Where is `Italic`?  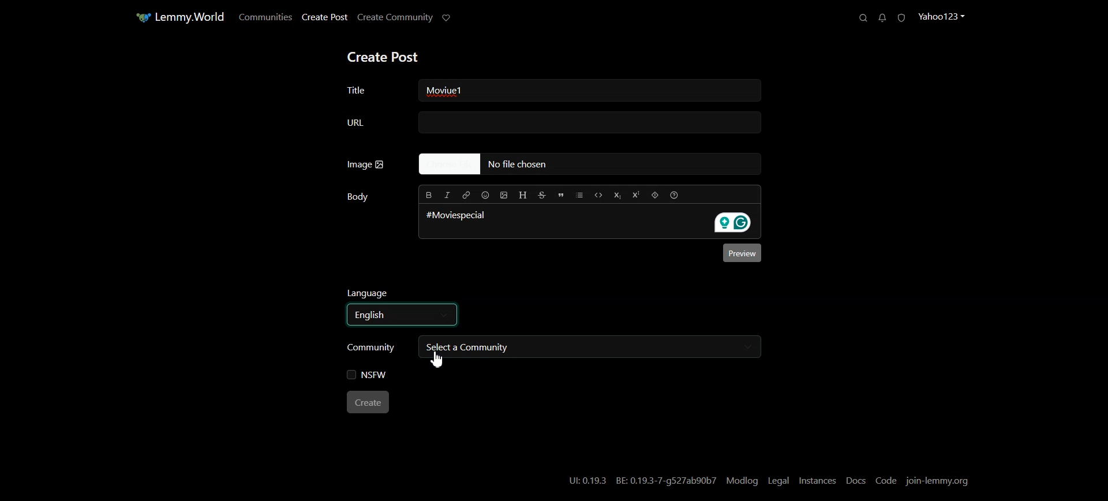
Italic is located at coordinates (448, 195).